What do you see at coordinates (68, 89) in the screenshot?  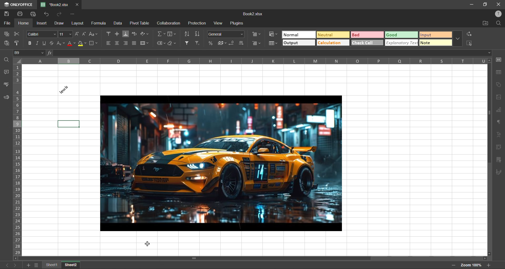 I see `lewis` at bounding box center [68, 89].